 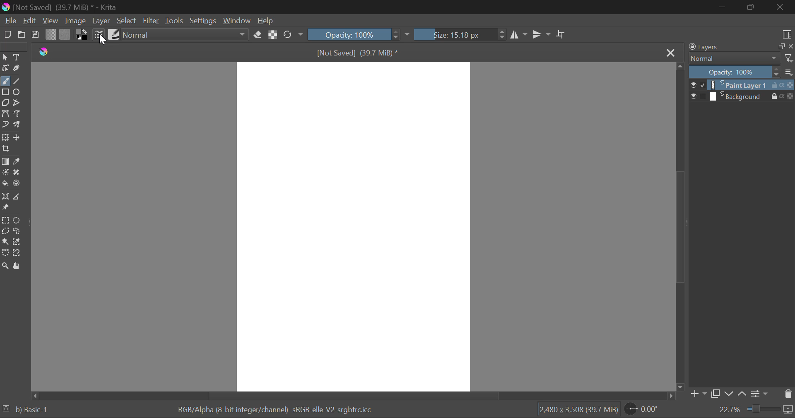 What do you see at coordinates (274, 410) in the screenshot?
I see `RGB/Alpha (8-bit integer/channel) sRGB-elle-V2-srgbtrcicc` at bounding box center [274, 410].